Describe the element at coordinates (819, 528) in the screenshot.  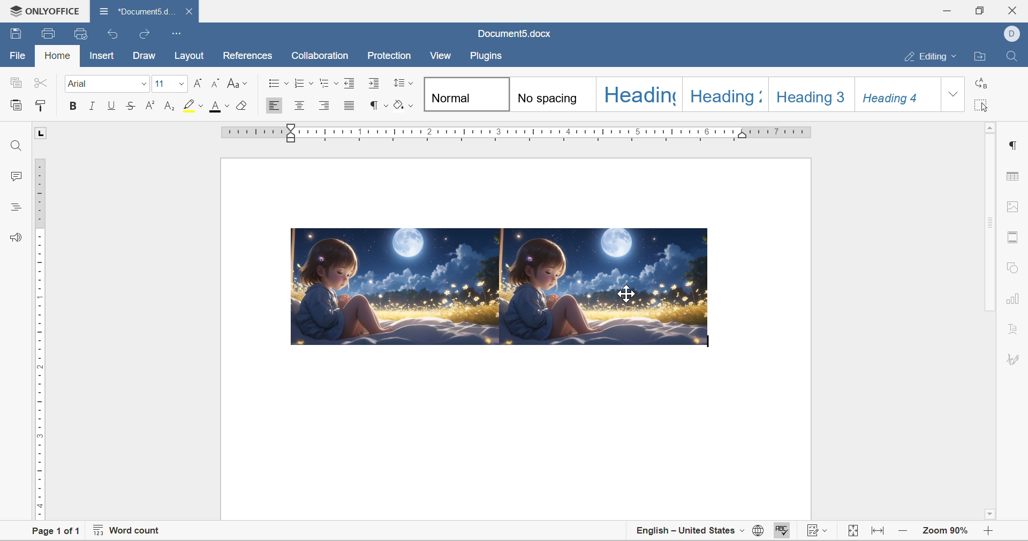
I see `track changes` at that location.